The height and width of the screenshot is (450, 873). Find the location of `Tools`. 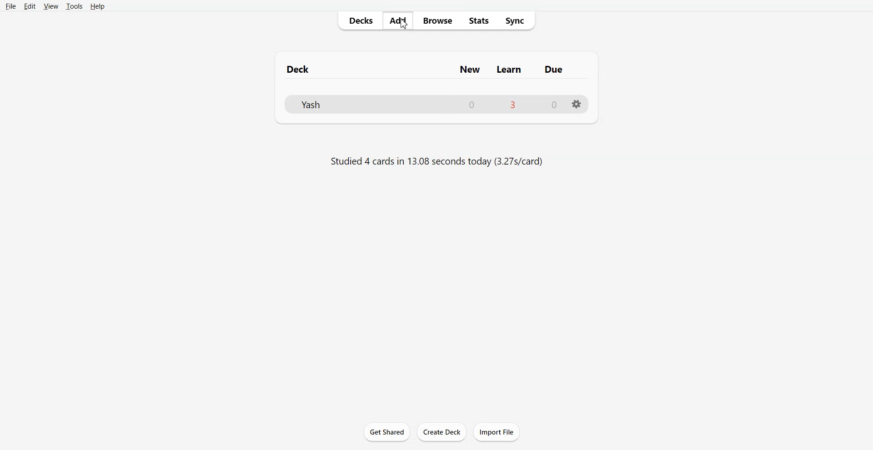

Tools is located at coordinates (74, 6).